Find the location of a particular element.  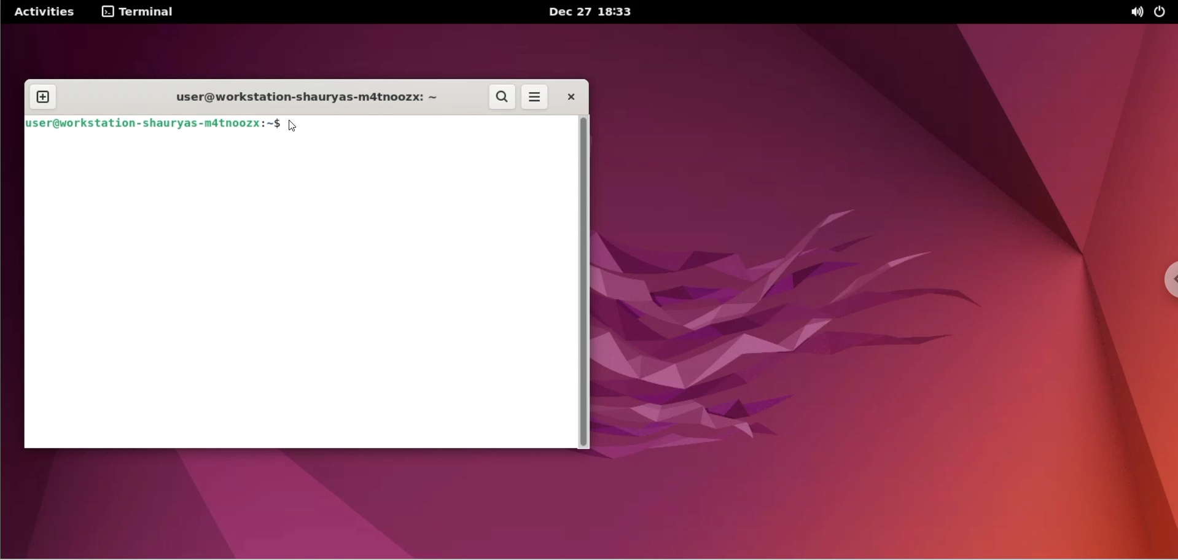

close is located at coordinates (569, 97).